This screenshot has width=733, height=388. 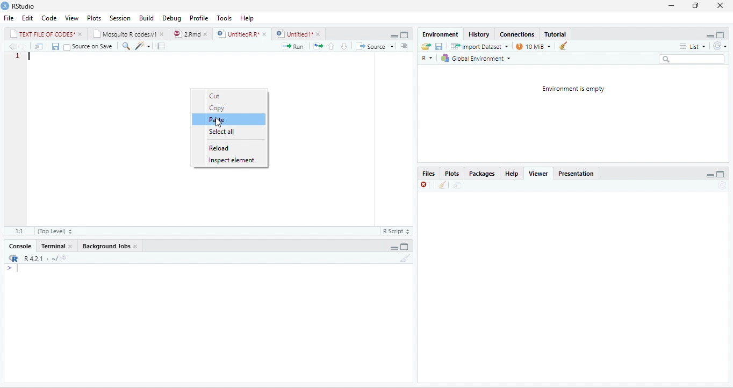 I want to click on next, so click(x=25, y=47).